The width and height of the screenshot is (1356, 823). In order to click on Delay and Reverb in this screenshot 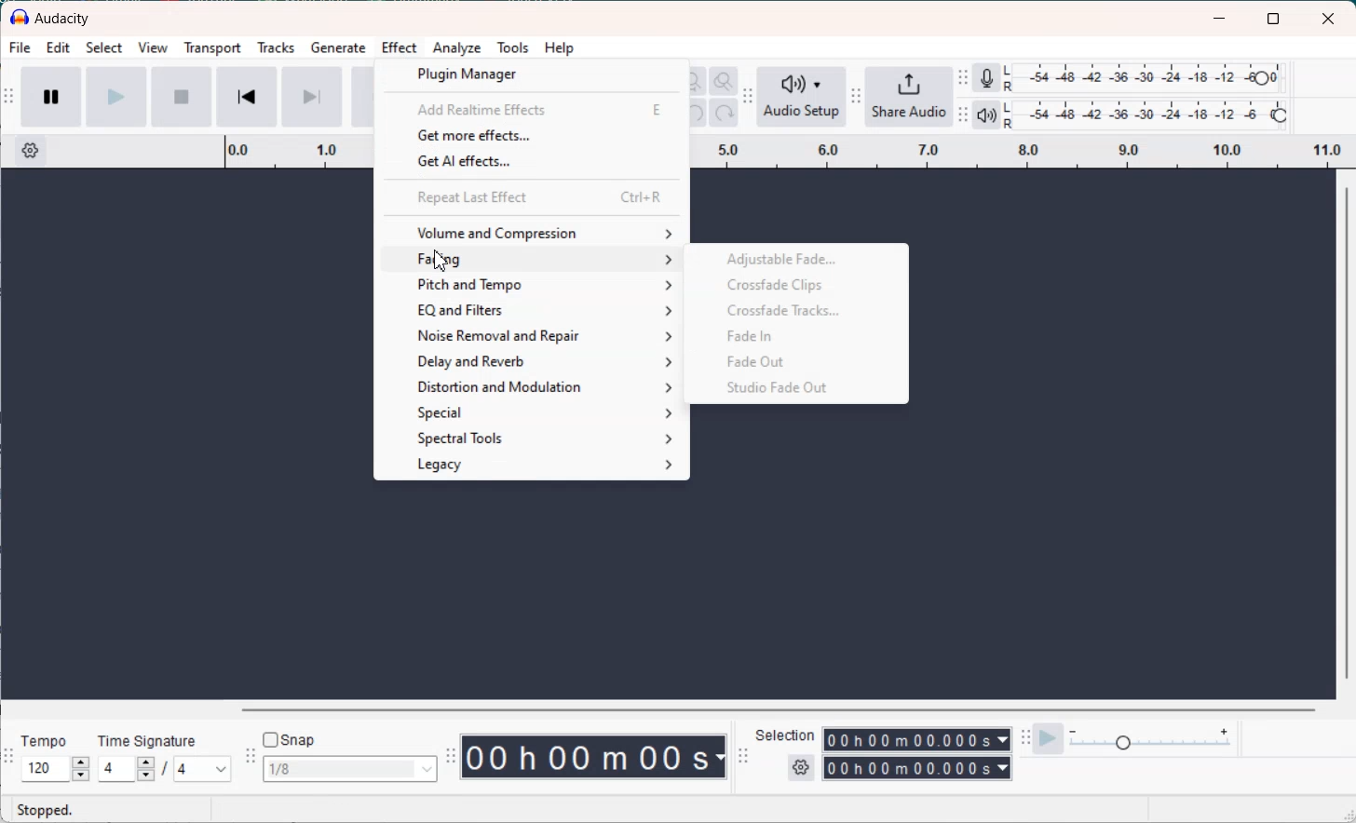, I will do `click(533, 360)`.